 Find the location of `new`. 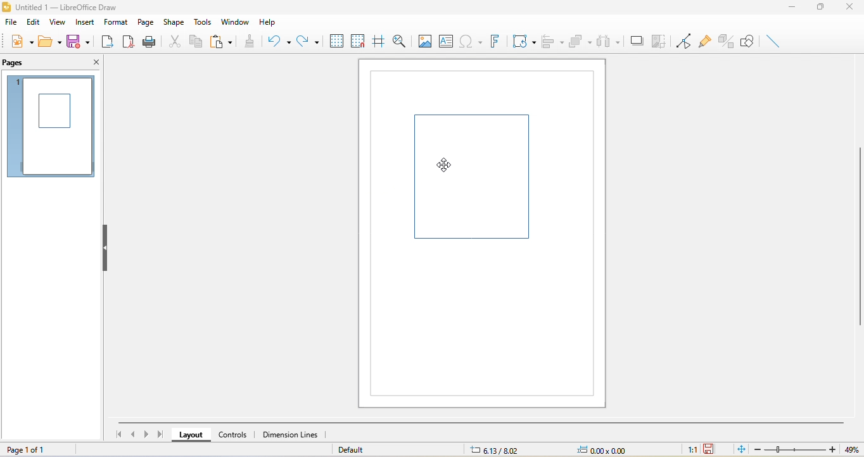

new is located at coordinates (20, 41).